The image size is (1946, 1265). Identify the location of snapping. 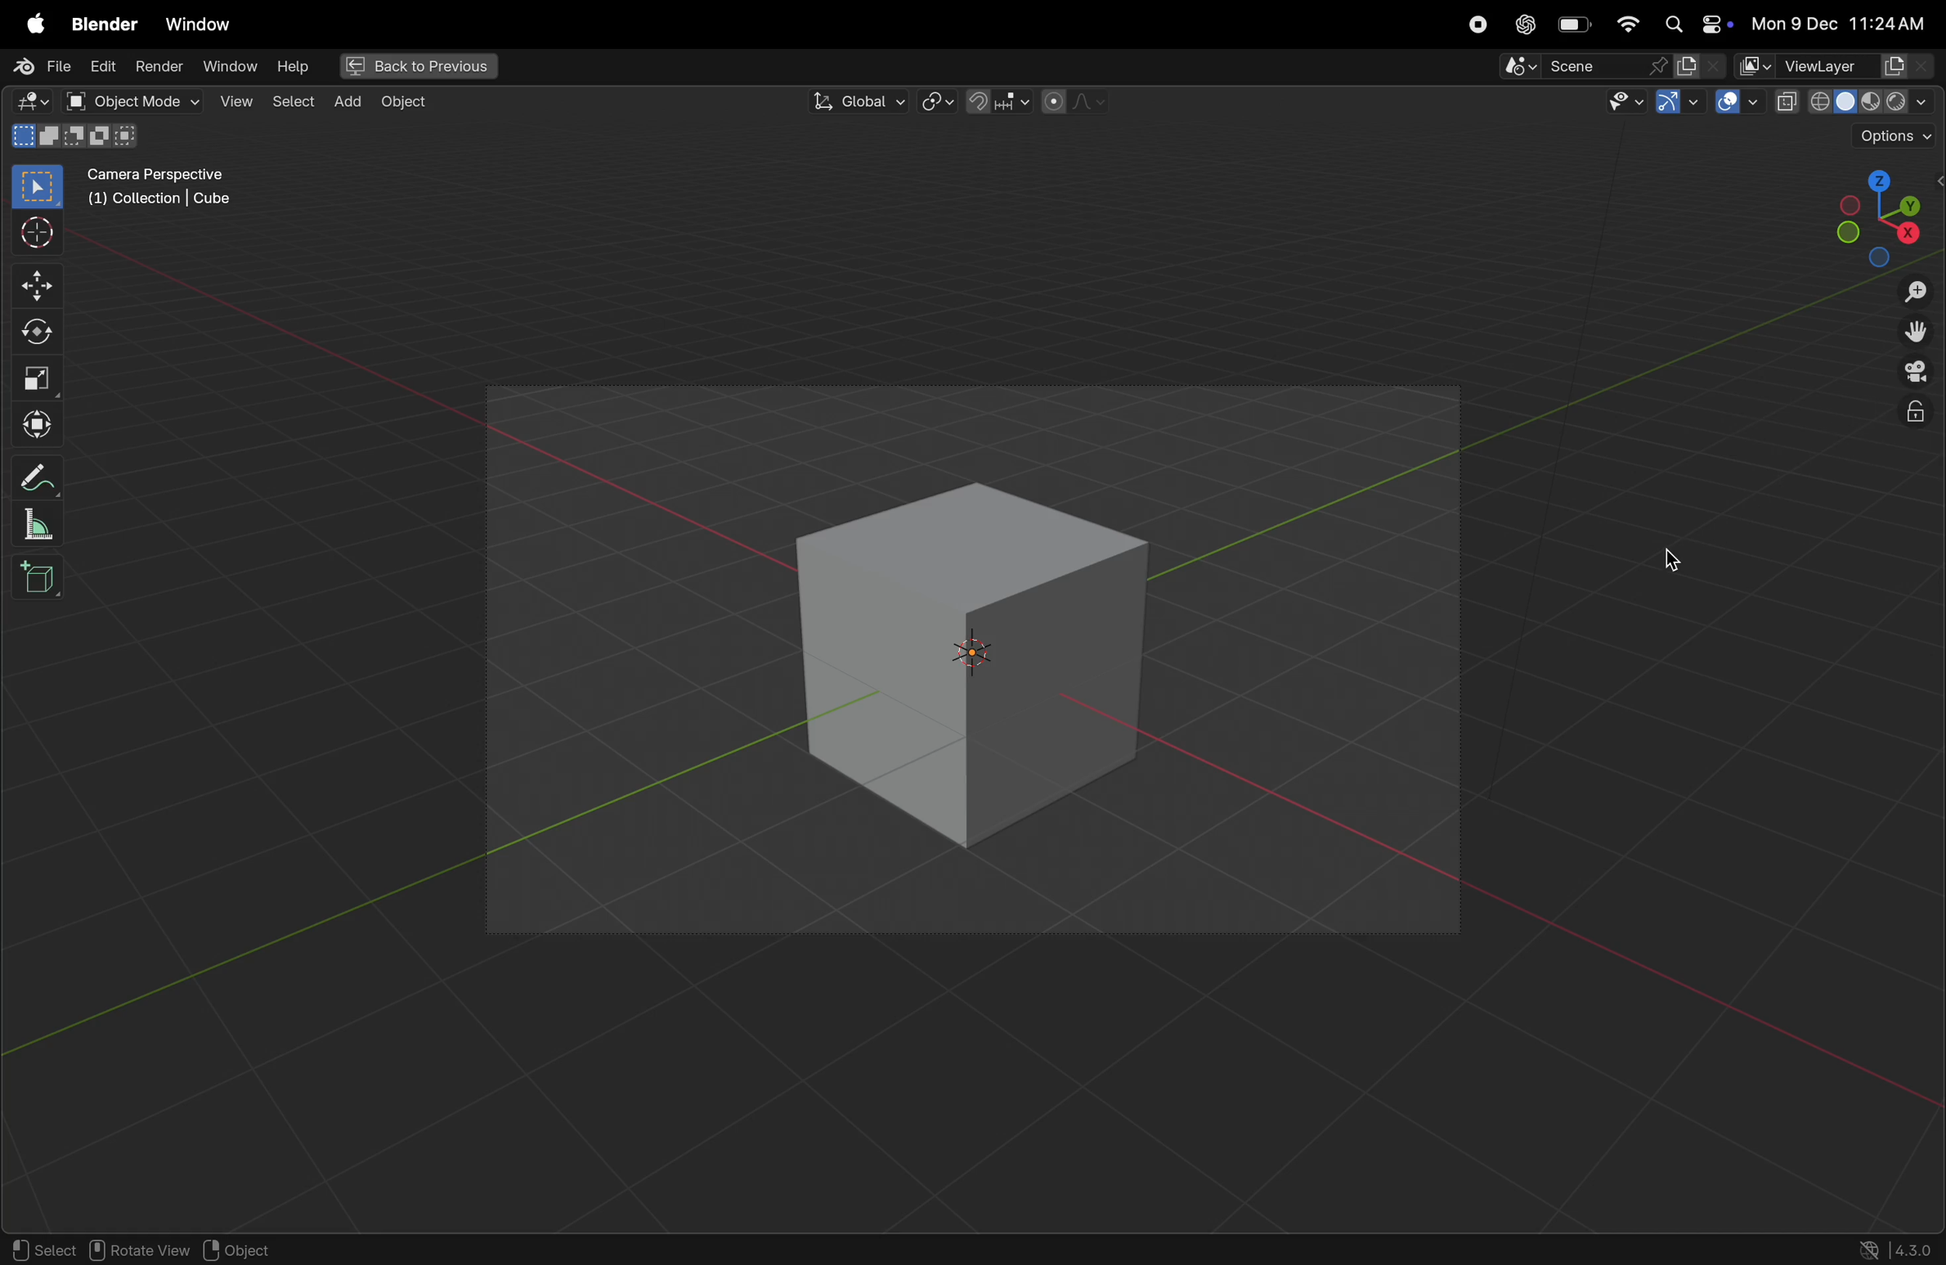
(994, 101).